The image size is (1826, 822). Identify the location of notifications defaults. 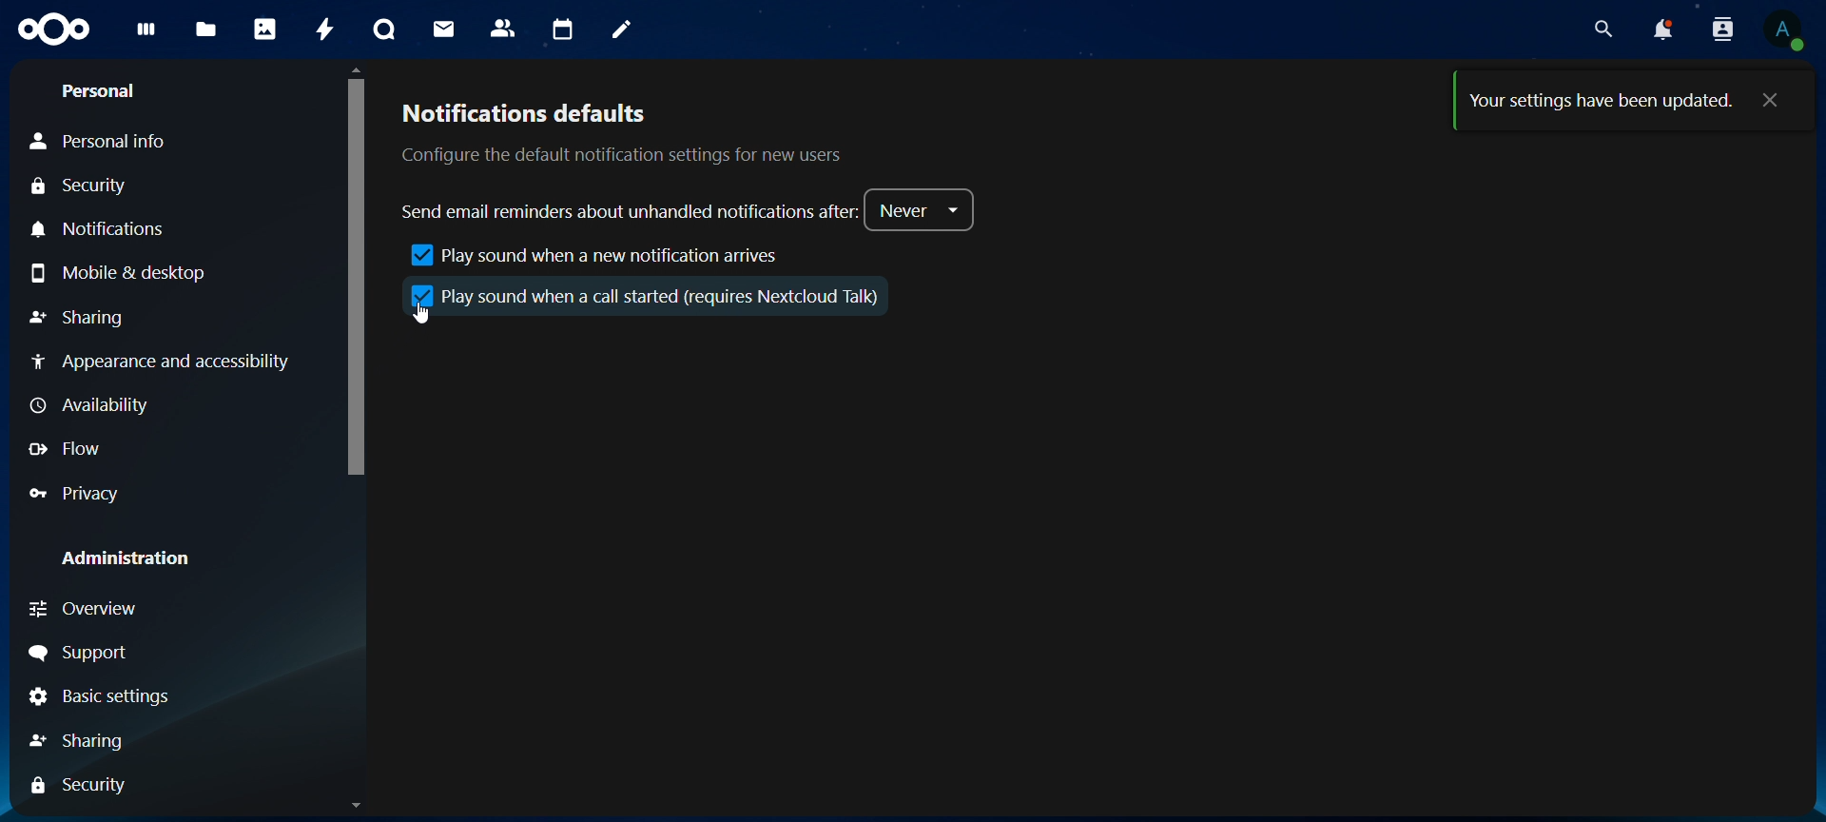
(620, 136).